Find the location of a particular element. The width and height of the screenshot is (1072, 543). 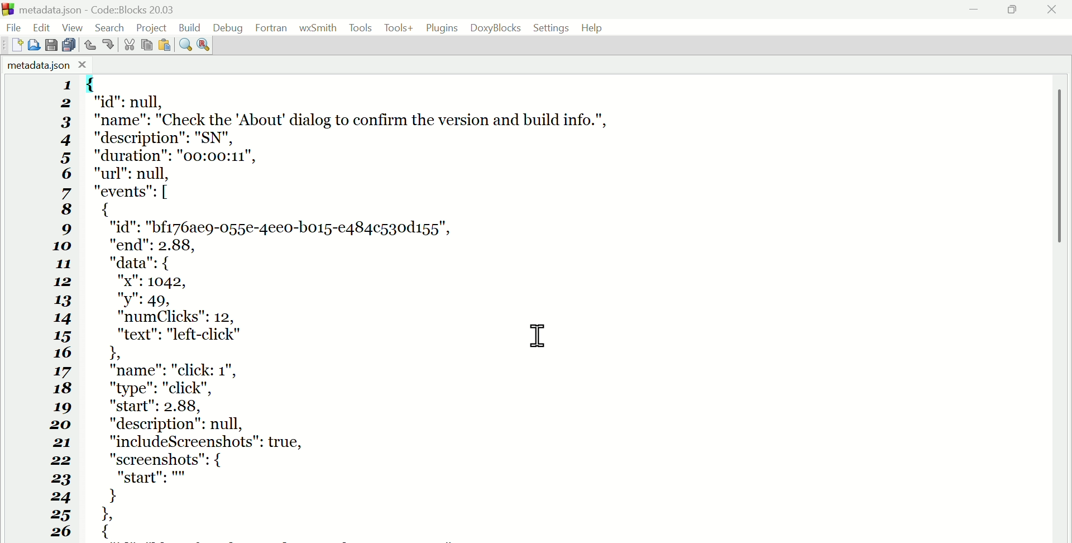

Undo is located at coordinates (91, 42).